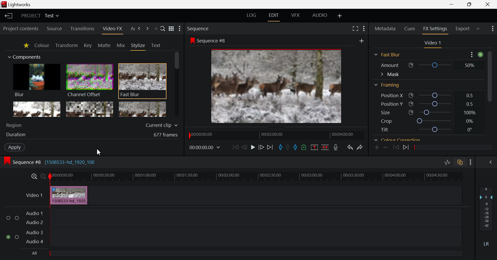  What do you see at coordinates (387, 54) in the screenshot?
I see `Framing Section` at bounding box center [387, 54].